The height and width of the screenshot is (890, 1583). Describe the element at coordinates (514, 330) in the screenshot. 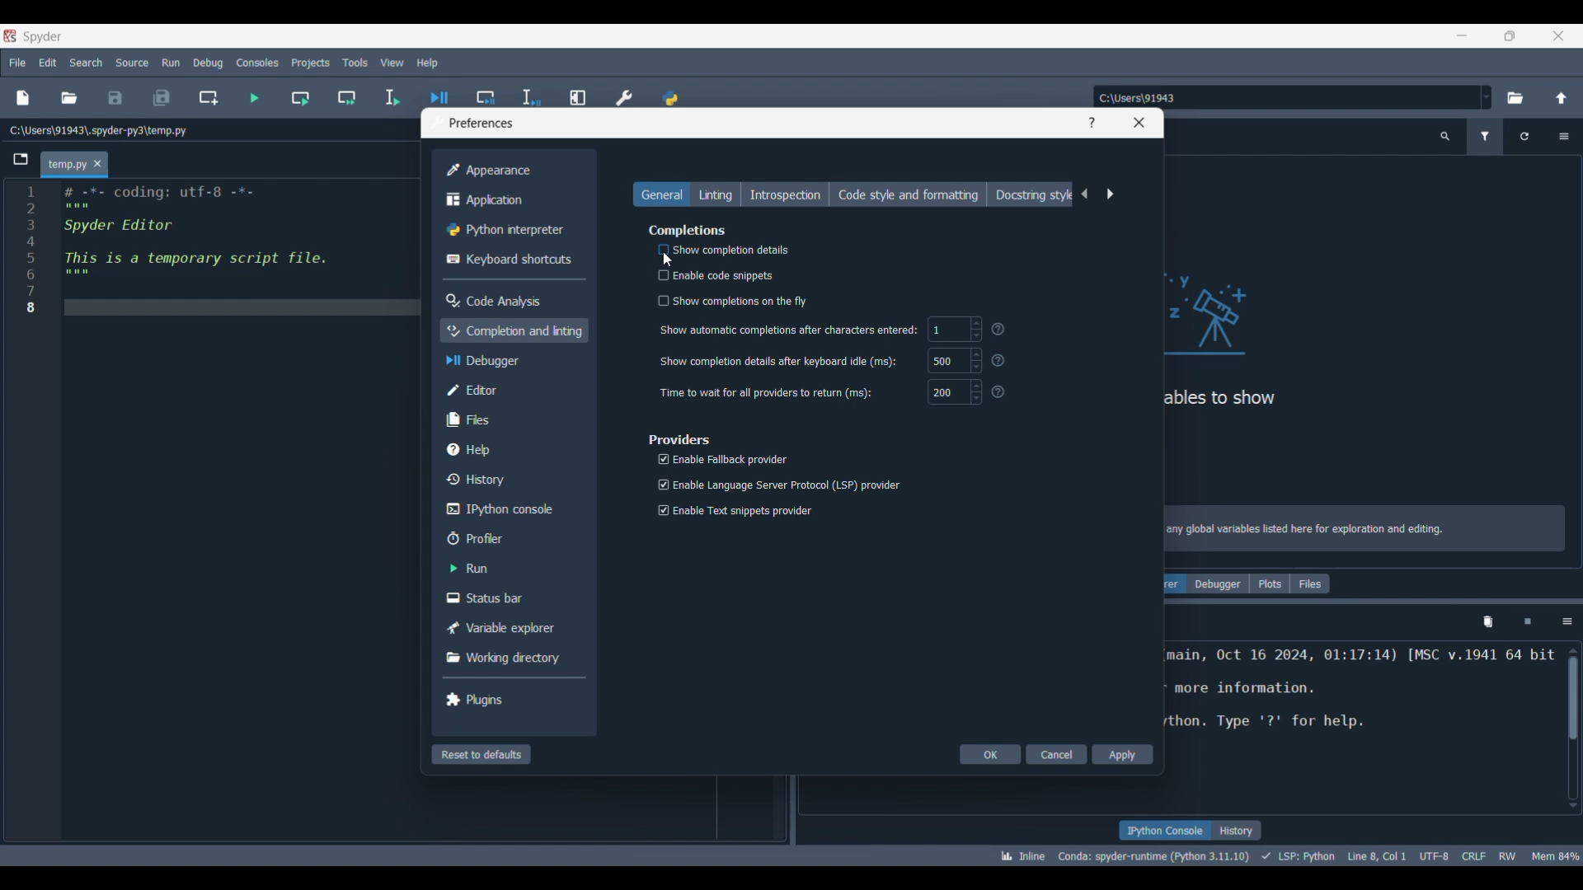

I see `Completion and linting, current selection highlighted` at that location.